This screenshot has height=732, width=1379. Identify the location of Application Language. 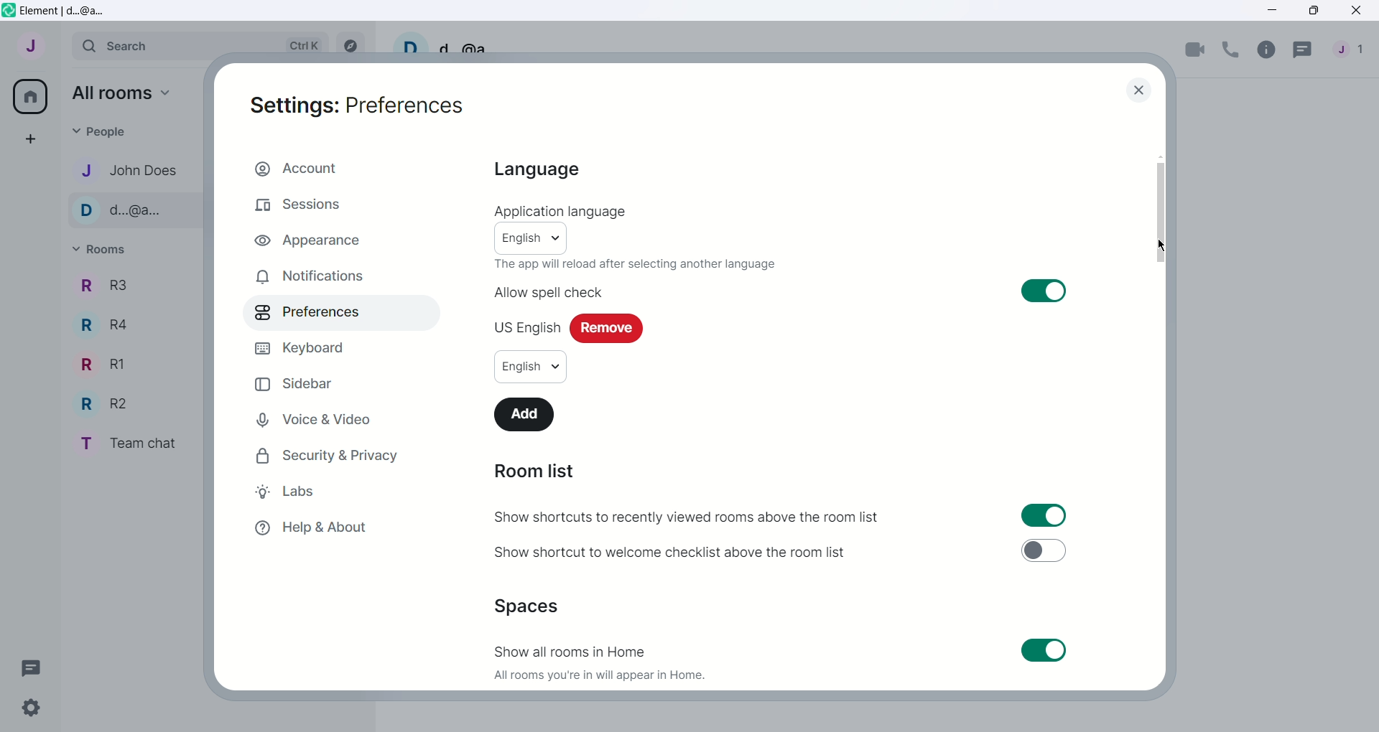
(563, 212).